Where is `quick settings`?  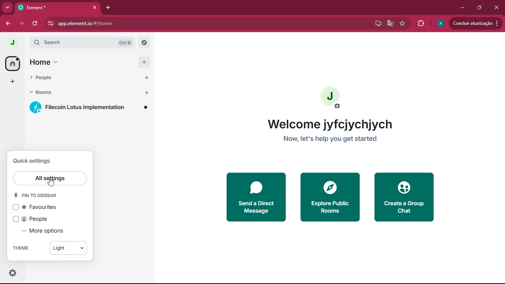
quick settings is located at coordinates (32, 161).